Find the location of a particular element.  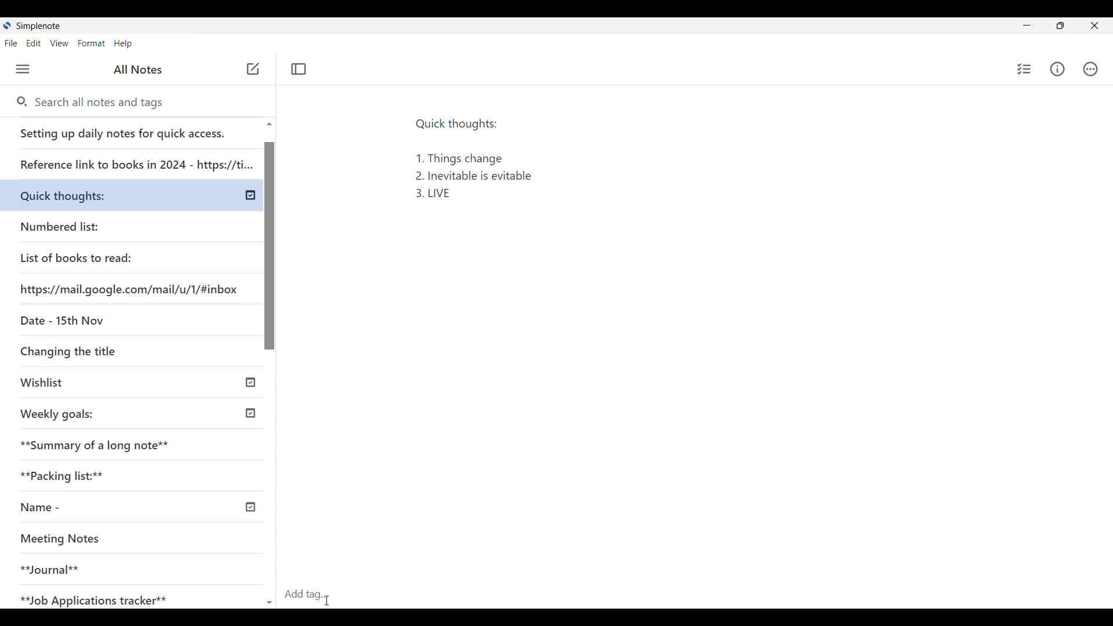

Cursor is located at coordinates (329, 599).